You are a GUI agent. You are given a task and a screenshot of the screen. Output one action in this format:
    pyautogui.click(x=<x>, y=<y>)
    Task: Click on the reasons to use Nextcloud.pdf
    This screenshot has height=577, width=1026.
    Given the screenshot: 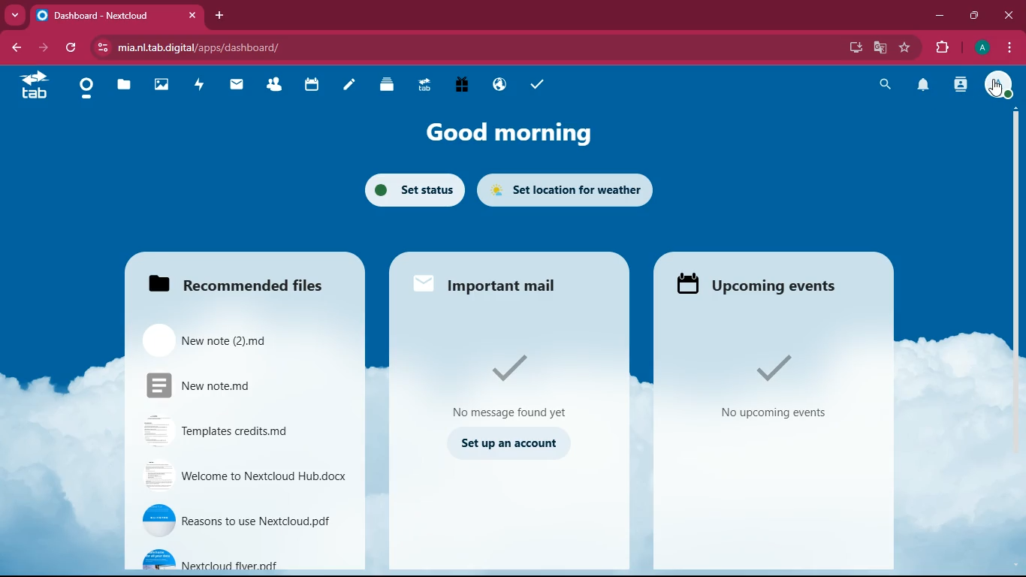 What is the action you would take?
    pyautogui.click(x=242, y=518)
    